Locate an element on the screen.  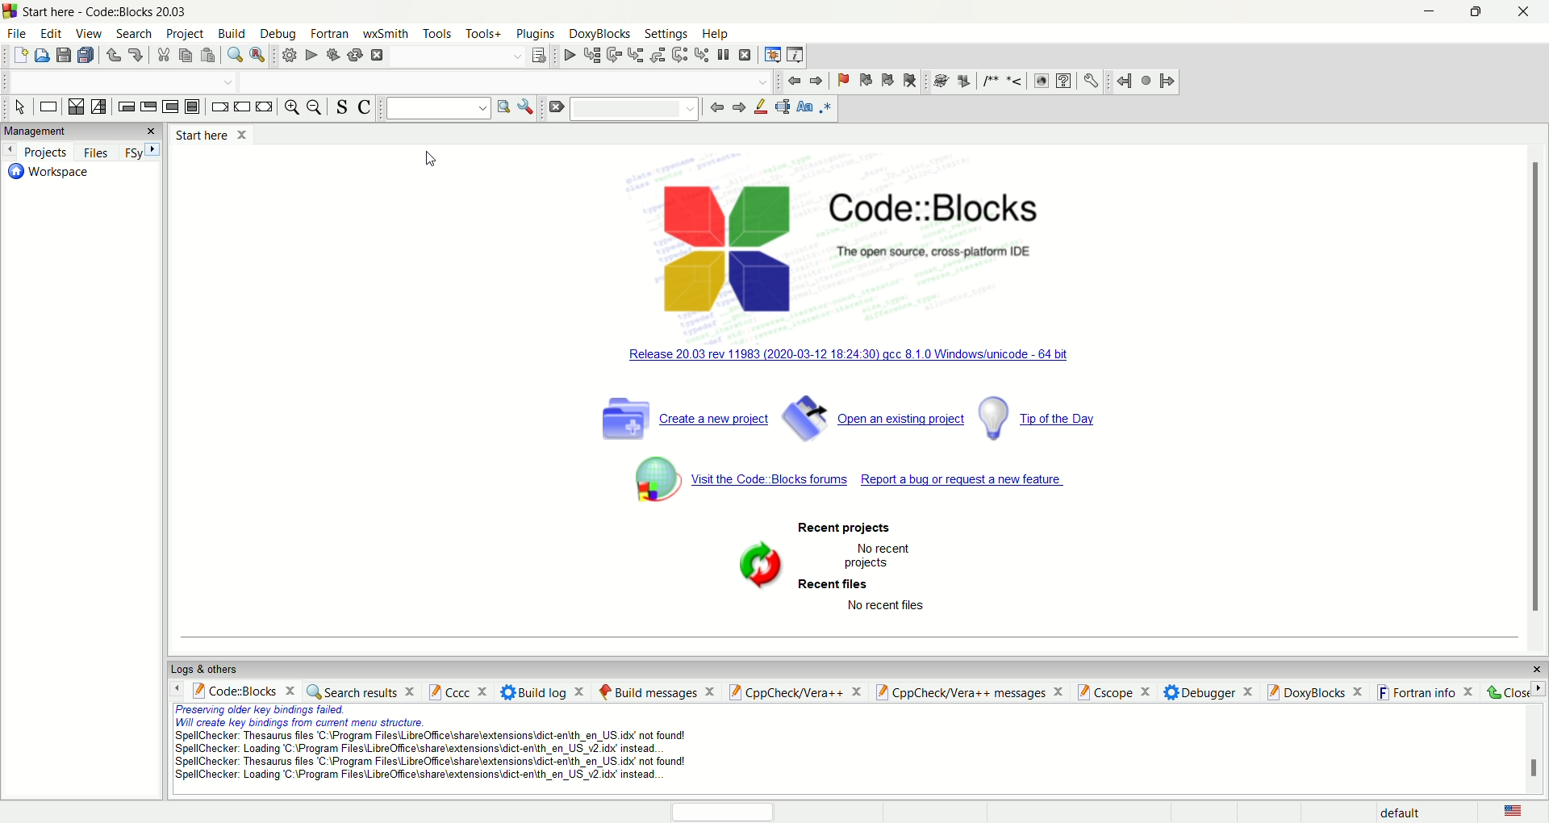
build messages is located at coordinates (656, 691).